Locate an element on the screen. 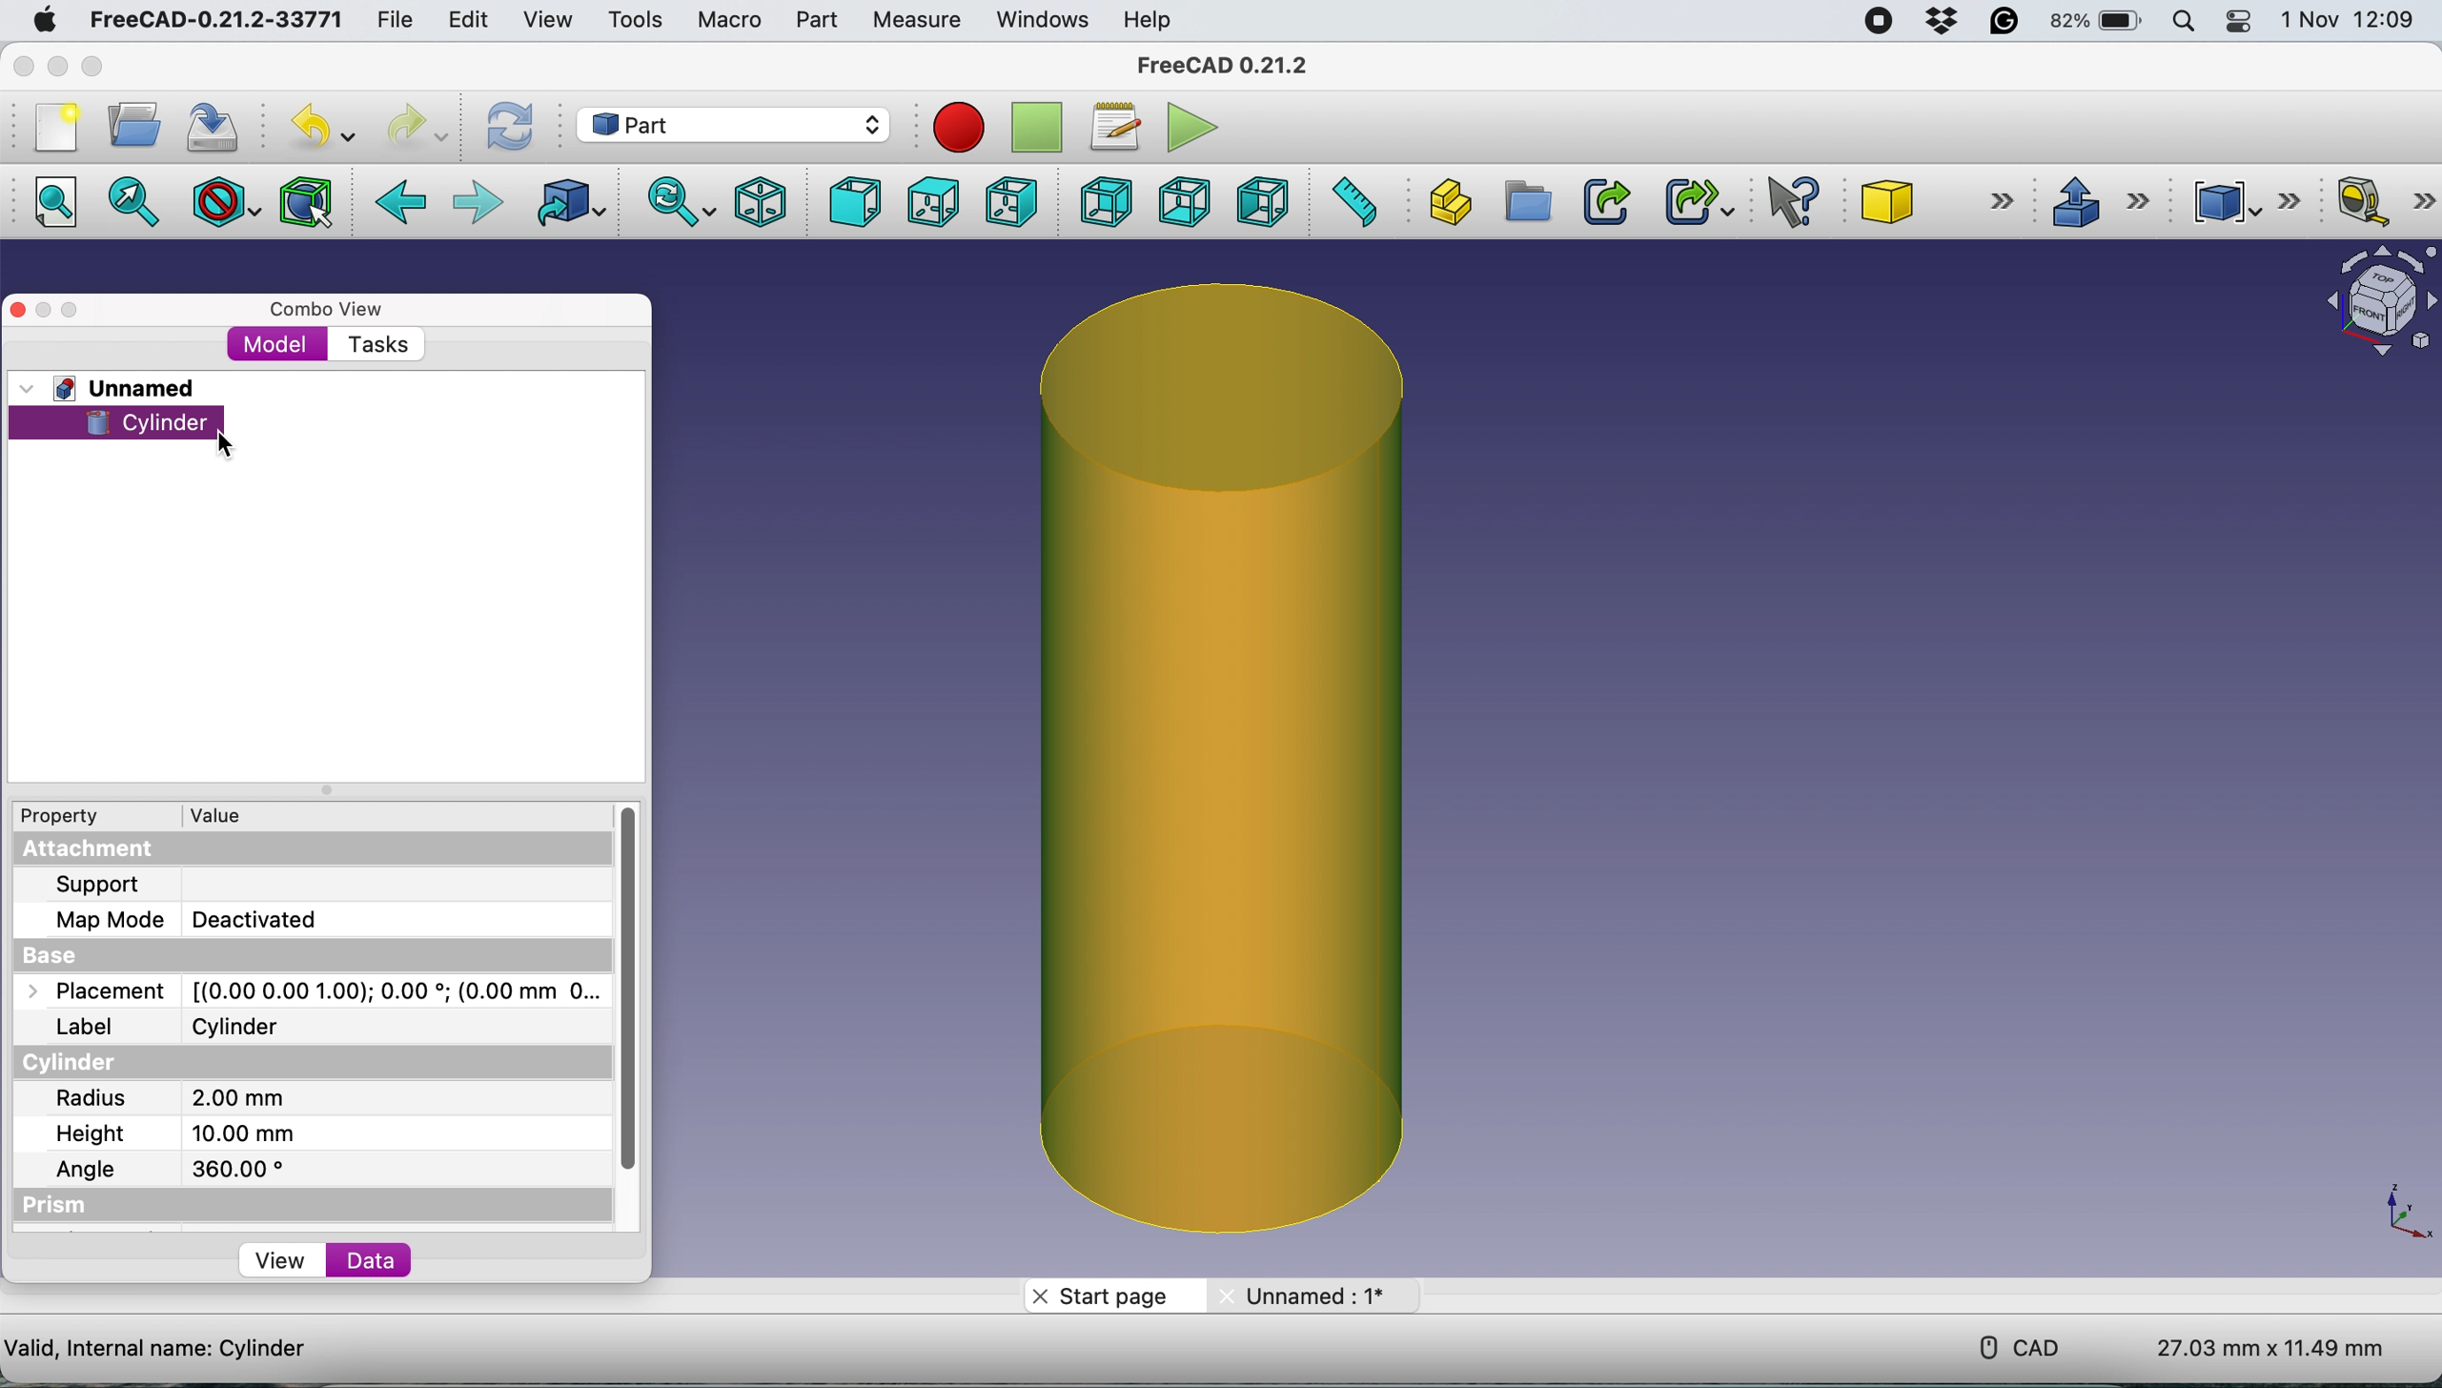 This screenshot has height=1388, width=2442. combo view is located at coordinates (335, 307).